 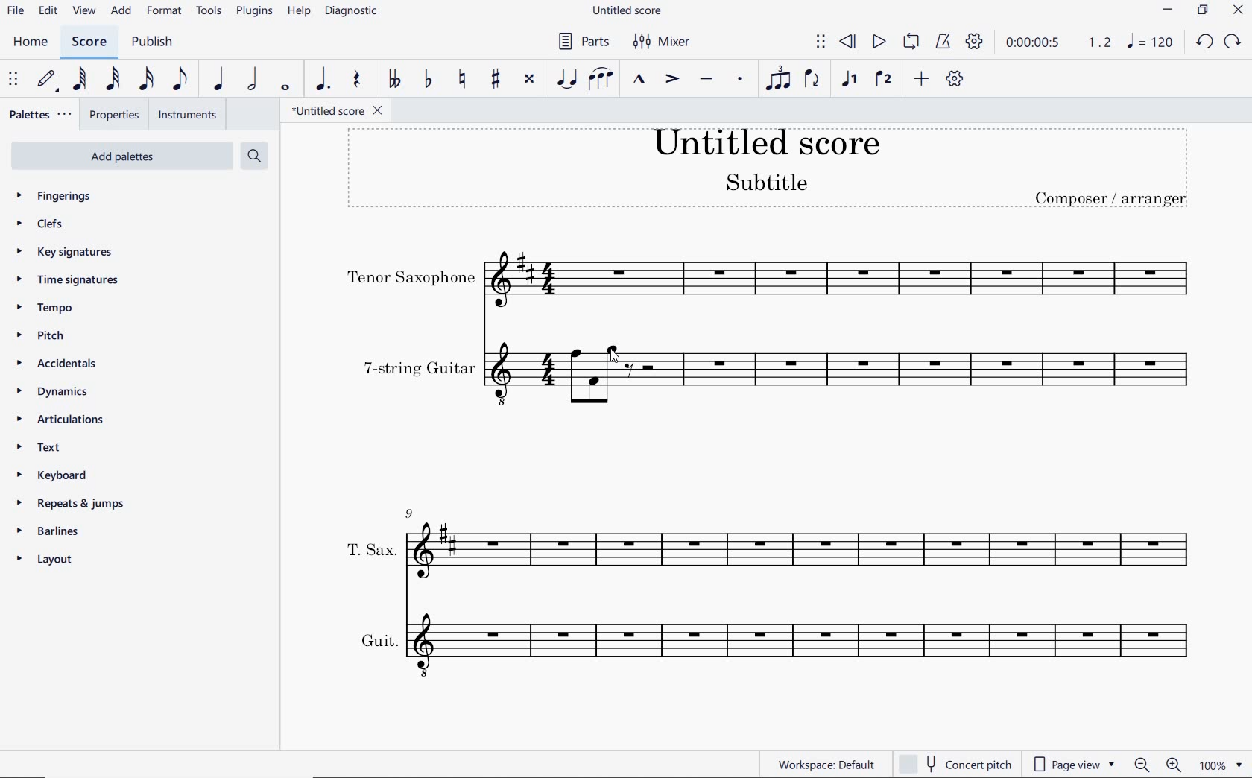 I want to click on TOGGLE NATURAL, so click(x=461, y=79).